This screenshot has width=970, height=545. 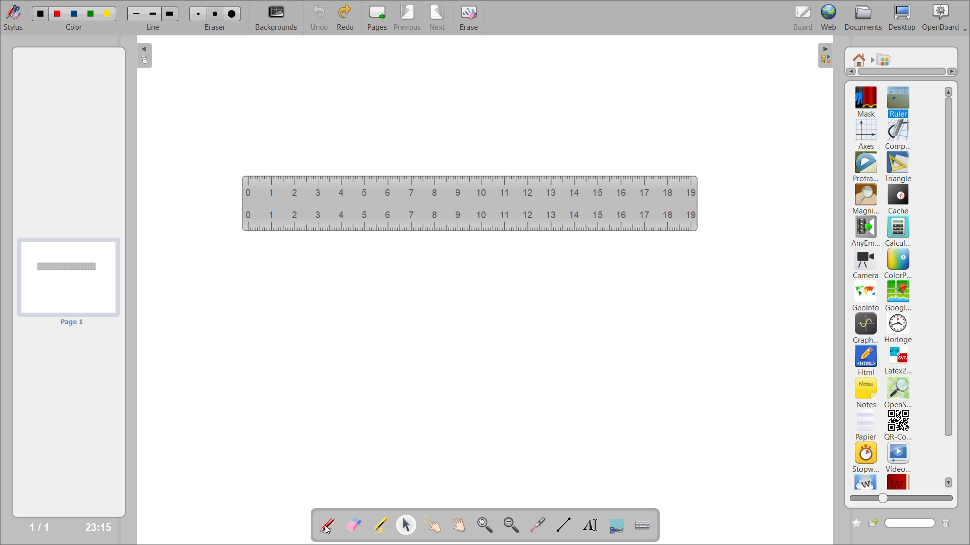 I want to click on create new folder, so click(x=854, y=523).